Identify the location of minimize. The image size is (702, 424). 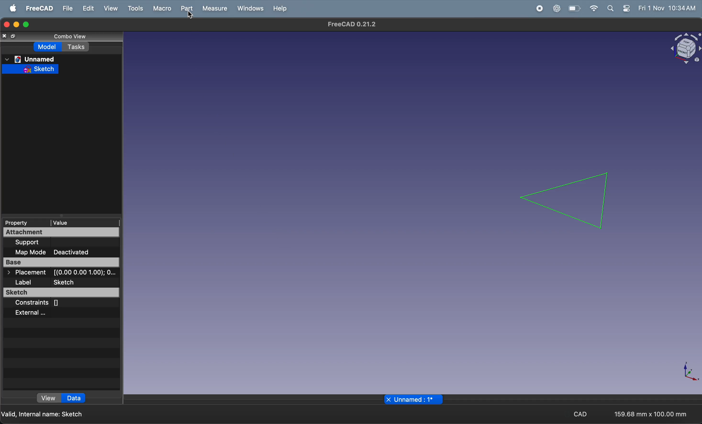
(16, 25).